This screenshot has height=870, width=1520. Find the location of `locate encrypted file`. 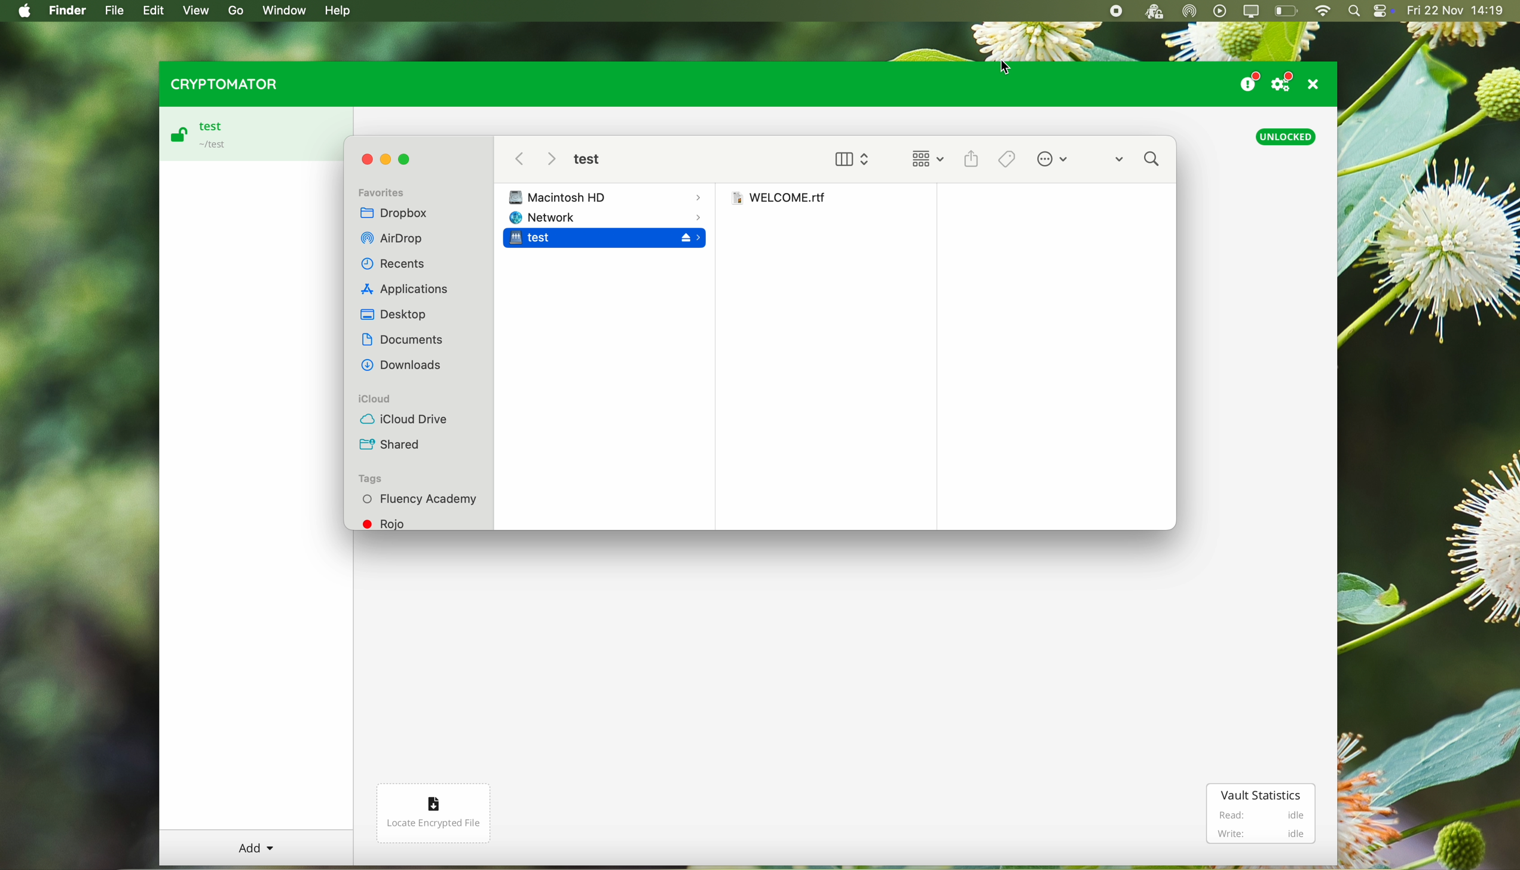

locate encrypted file is located at coordinates (435, 813).